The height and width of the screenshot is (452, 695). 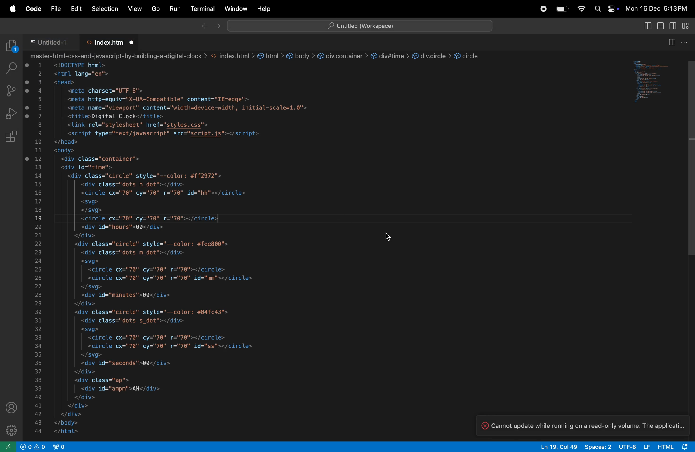 What do you see at coordinates (559, 446) in the screenshot?
I see `Ln 19, Col 49` at bounding box center [559, 446].